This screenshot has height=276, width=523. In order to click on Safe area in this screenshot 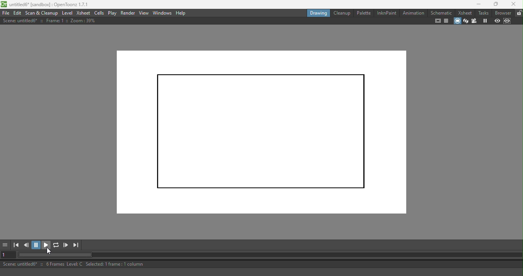, I will do `click(437, 21)`.